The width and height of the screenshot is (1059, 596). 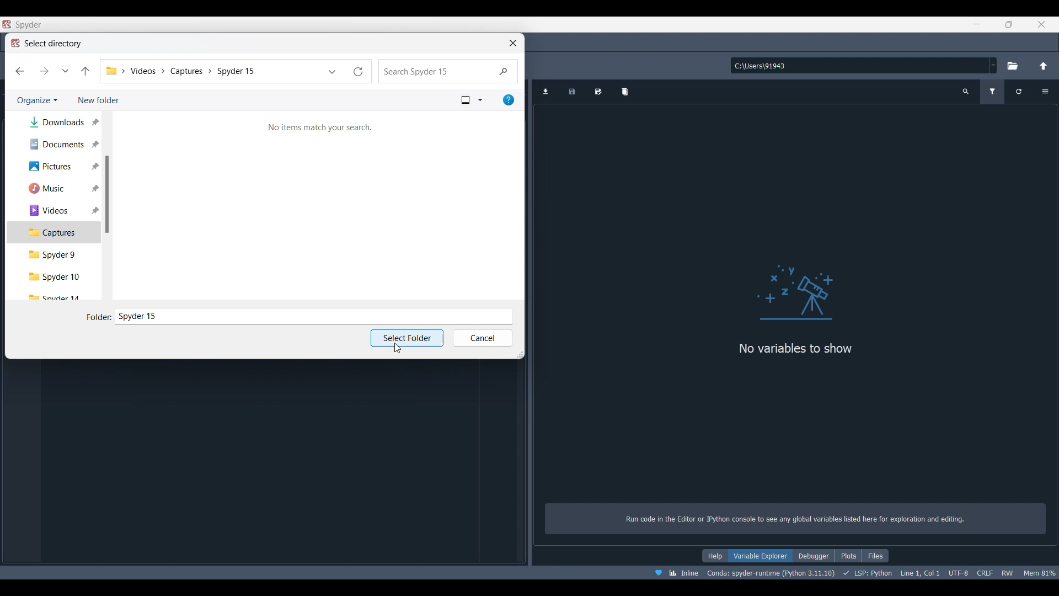 What do you see at coordinates (58, 166) in the screenshot?
I see `Pictures` at bounding box center [58, 166].